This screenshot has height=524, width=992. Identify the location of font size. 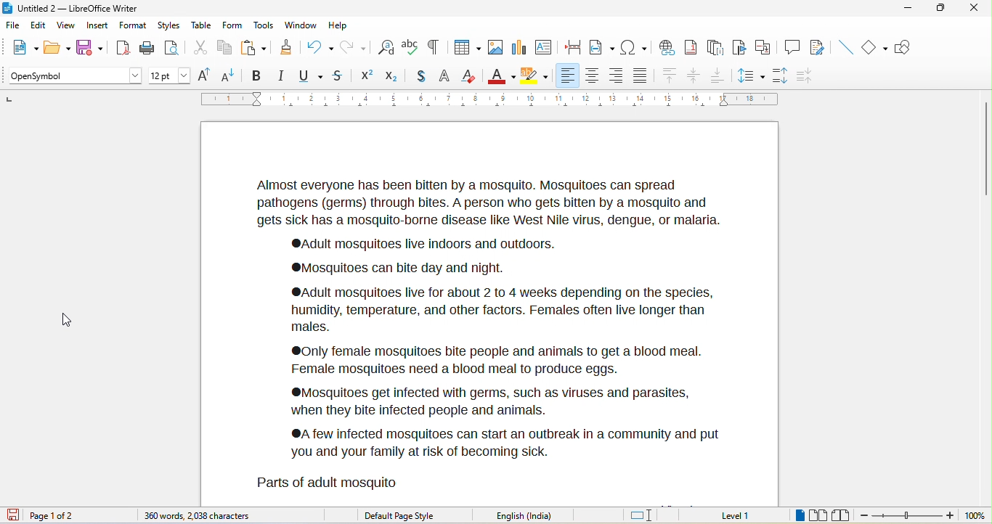
(170, 76).